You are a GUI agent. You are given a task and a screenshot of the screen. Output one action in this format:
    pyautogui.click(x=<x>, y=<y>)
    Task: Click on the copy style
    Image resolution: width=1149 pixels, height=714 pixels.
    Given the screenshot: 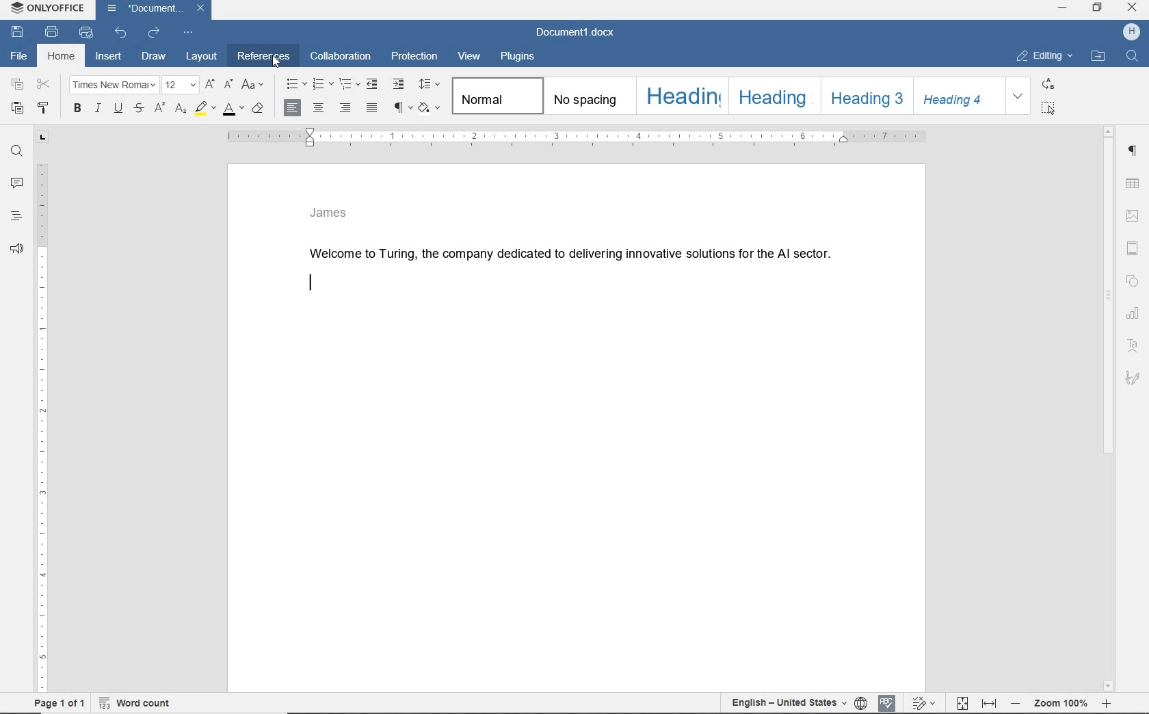 What is the action you would take?
    pyautogui.click(x=45, y=107)
    